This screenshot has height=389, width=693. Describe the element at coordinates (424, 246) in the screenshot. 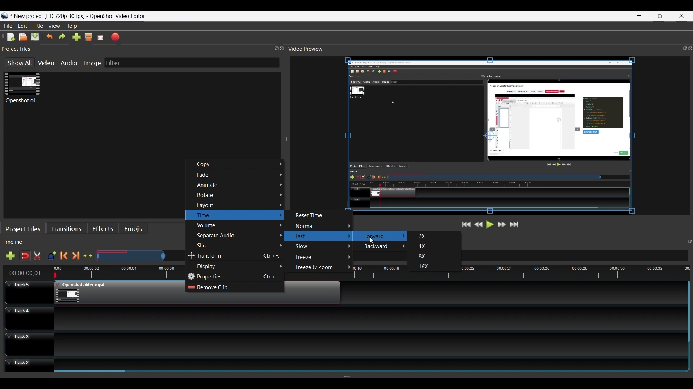

I see `4X` at that location.